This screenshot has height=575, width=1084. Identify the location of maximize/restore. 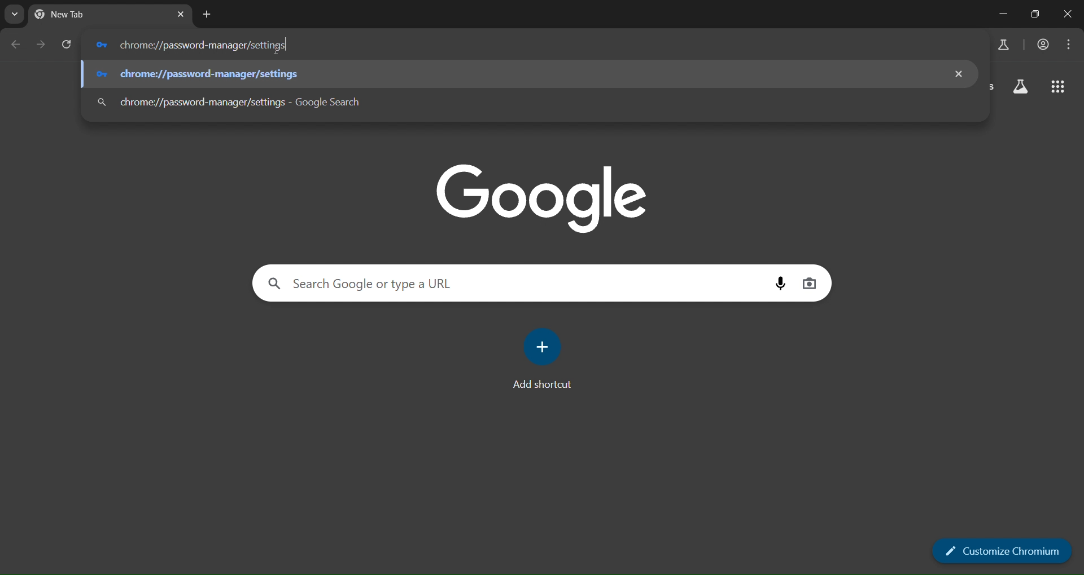
(1033, 14).